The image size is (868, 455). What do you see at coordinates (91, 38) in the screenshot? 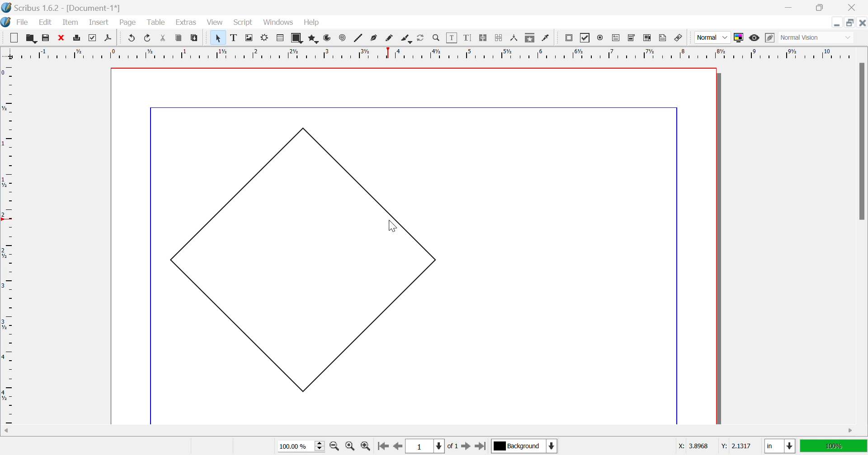
I see `Print` at bounding box center [91, 38].